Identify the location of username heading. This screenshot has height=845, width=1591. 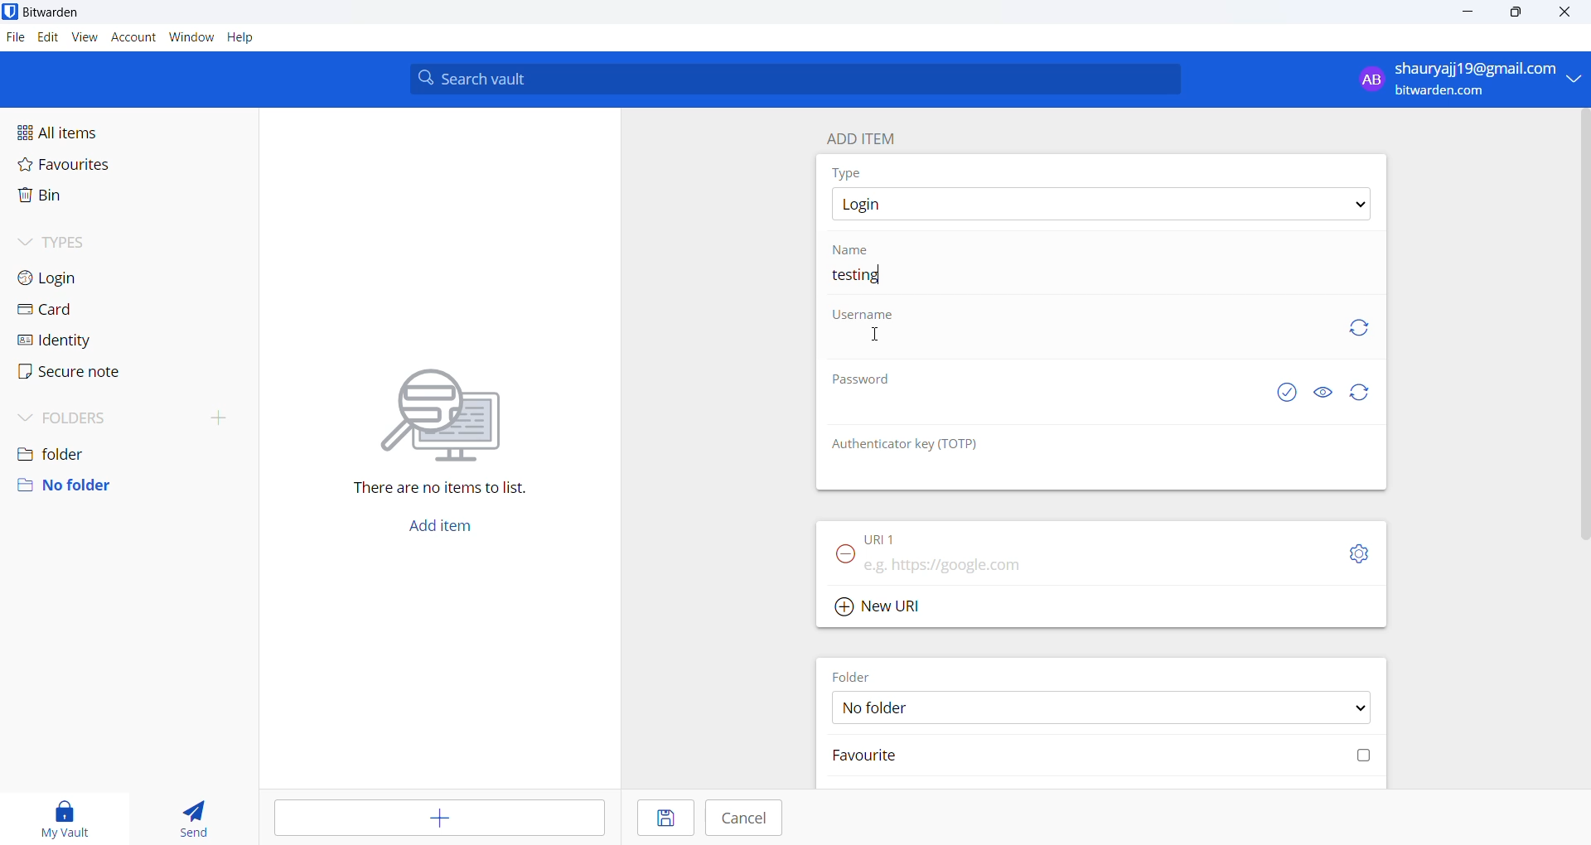
(864, 316).